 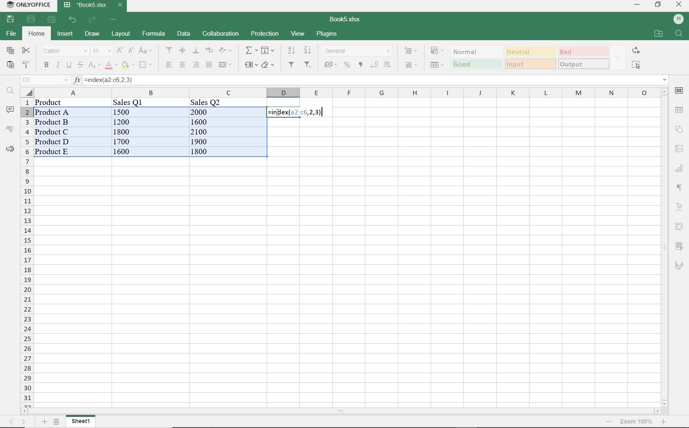 What do you see at coordinates (679, 91) in the screenshot?
I see `cell settings` at bounding box center [679, 91].